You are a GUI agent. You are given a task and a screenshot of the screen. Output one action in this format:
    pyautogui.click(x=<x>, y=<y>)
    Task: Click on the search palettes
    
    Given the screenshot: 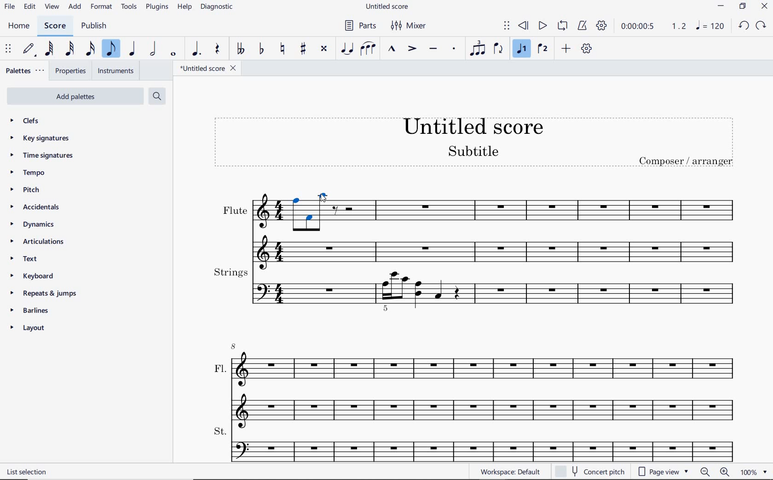 What is the action you would take?
    pyautogui.click(x=157, y=96)
    